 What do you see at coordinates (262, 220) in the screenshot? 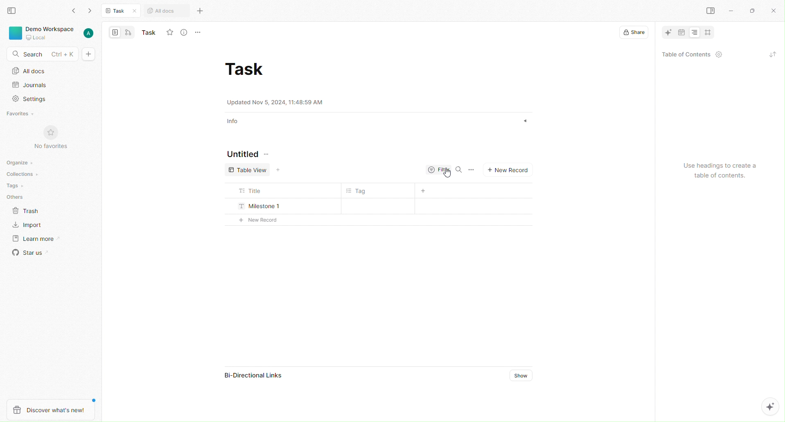
I see `+ New Record` at bounding box center [262, 220].